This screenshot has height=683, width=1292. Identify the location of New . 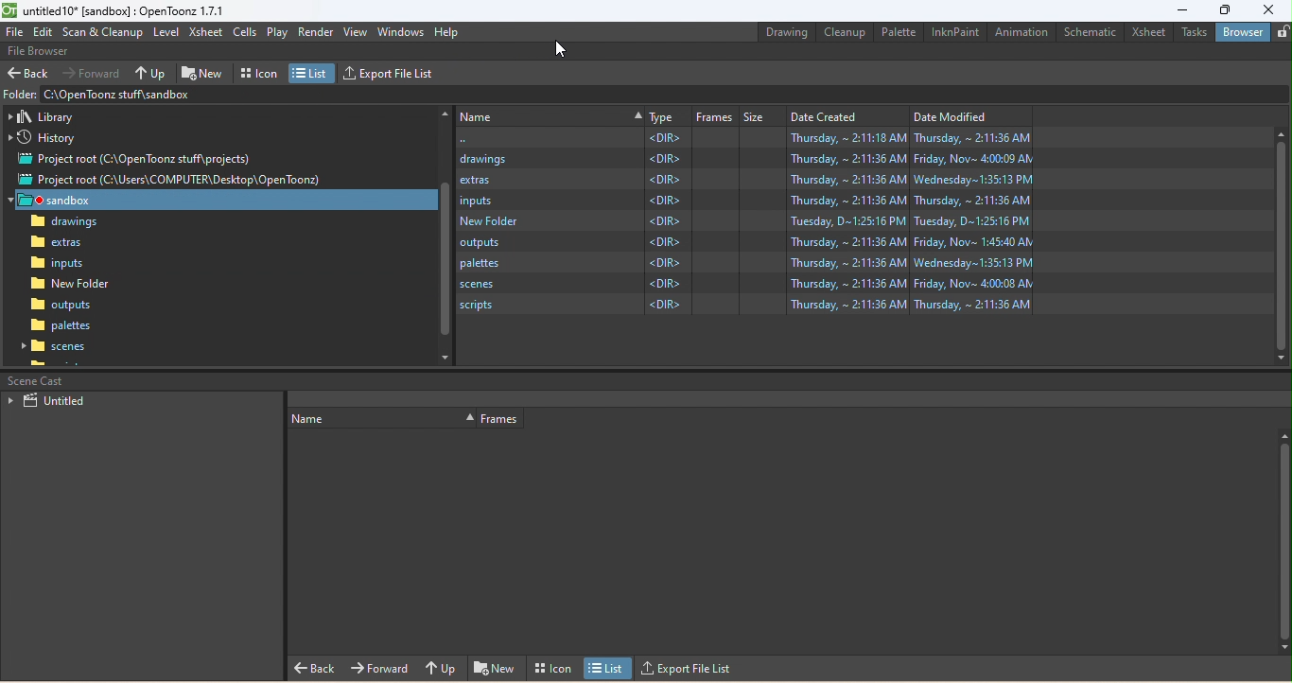
(495, 667).